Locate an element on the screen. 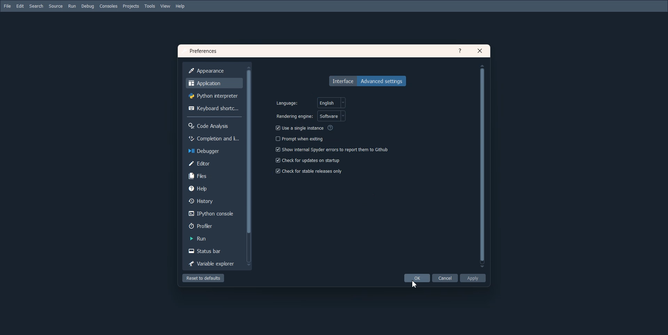 The height and width of the screenshot is (335, 668). Help is located at coordinates (181, 6).